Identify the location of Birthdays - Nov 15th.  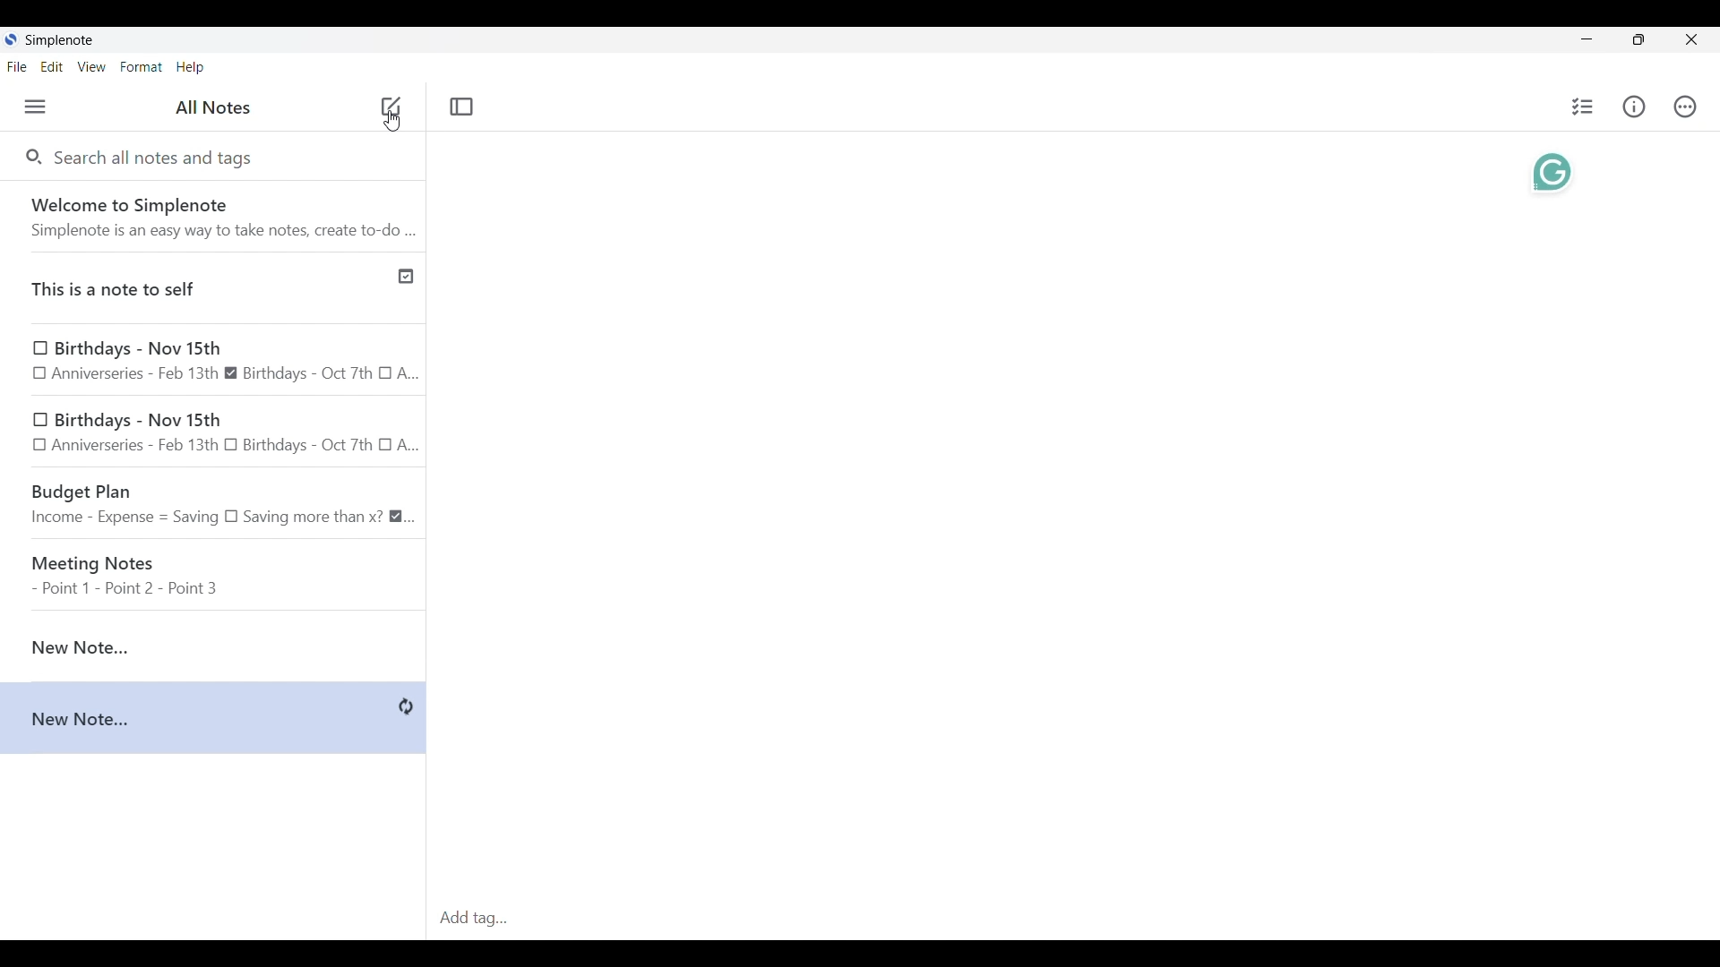
(212, 359).